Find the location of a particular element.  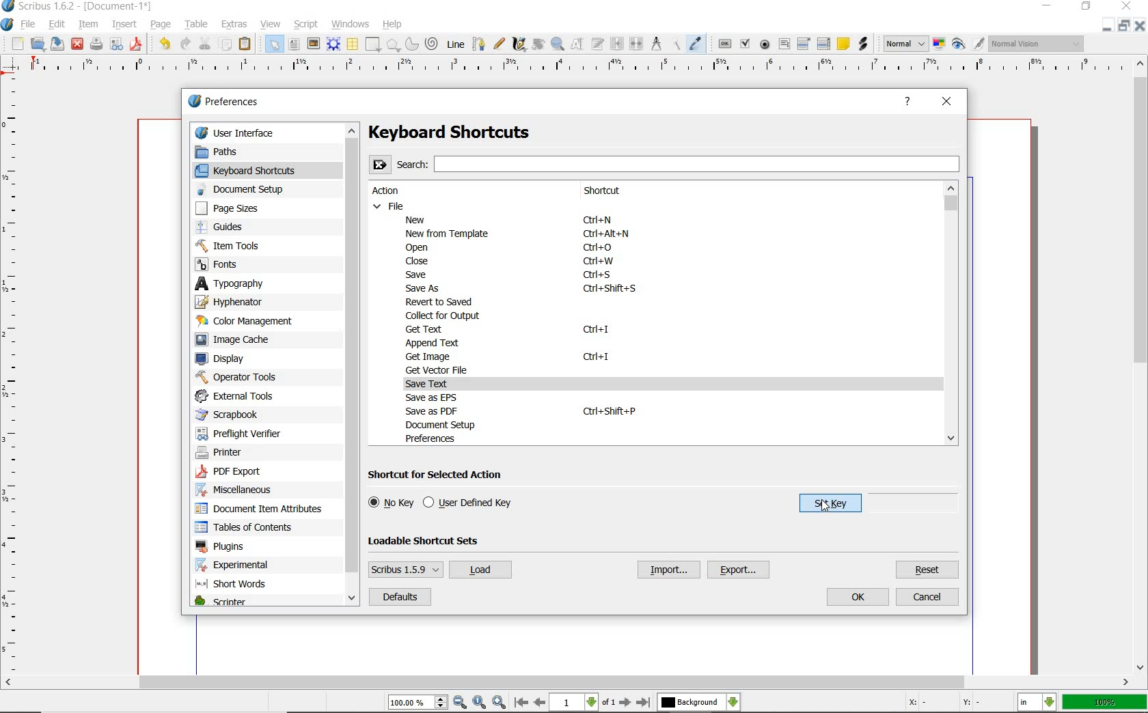

edit text with story editor is located at coordinates (599, 43).